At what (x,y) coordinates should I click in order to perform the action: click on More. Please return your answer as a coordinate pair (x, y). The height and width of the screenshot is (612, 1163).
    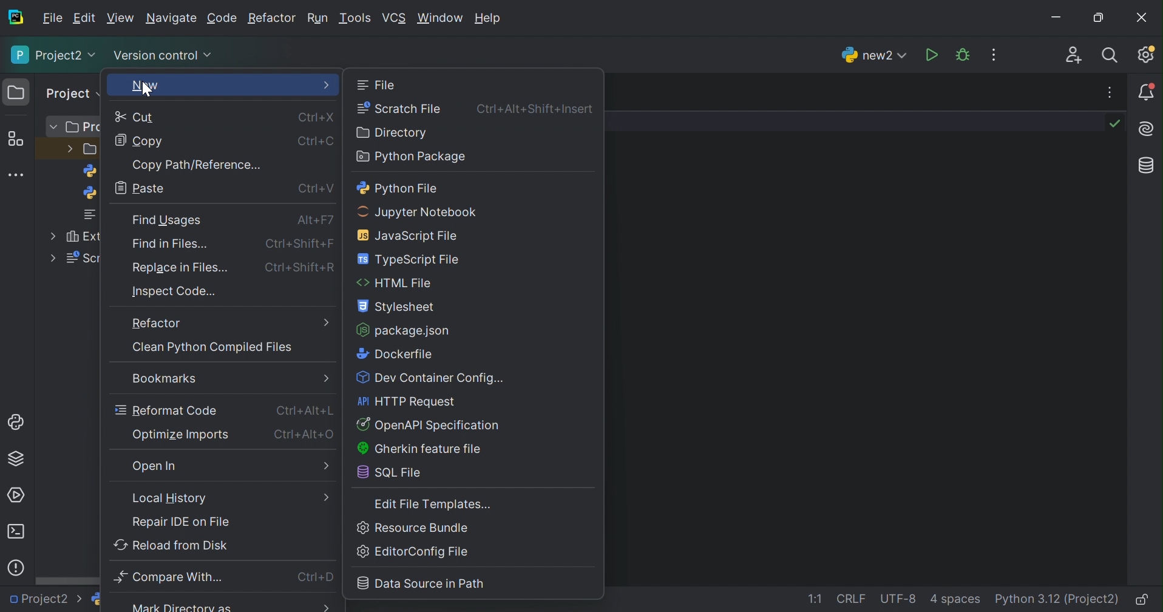
    Looking at the image, I should click on (53, 257).